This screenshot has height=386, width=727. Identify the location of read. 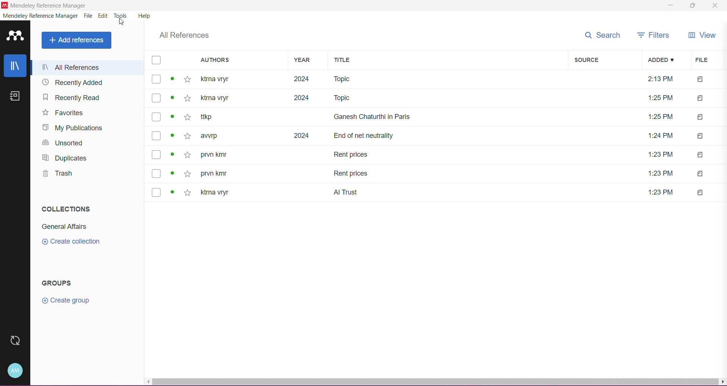
(173, 100).